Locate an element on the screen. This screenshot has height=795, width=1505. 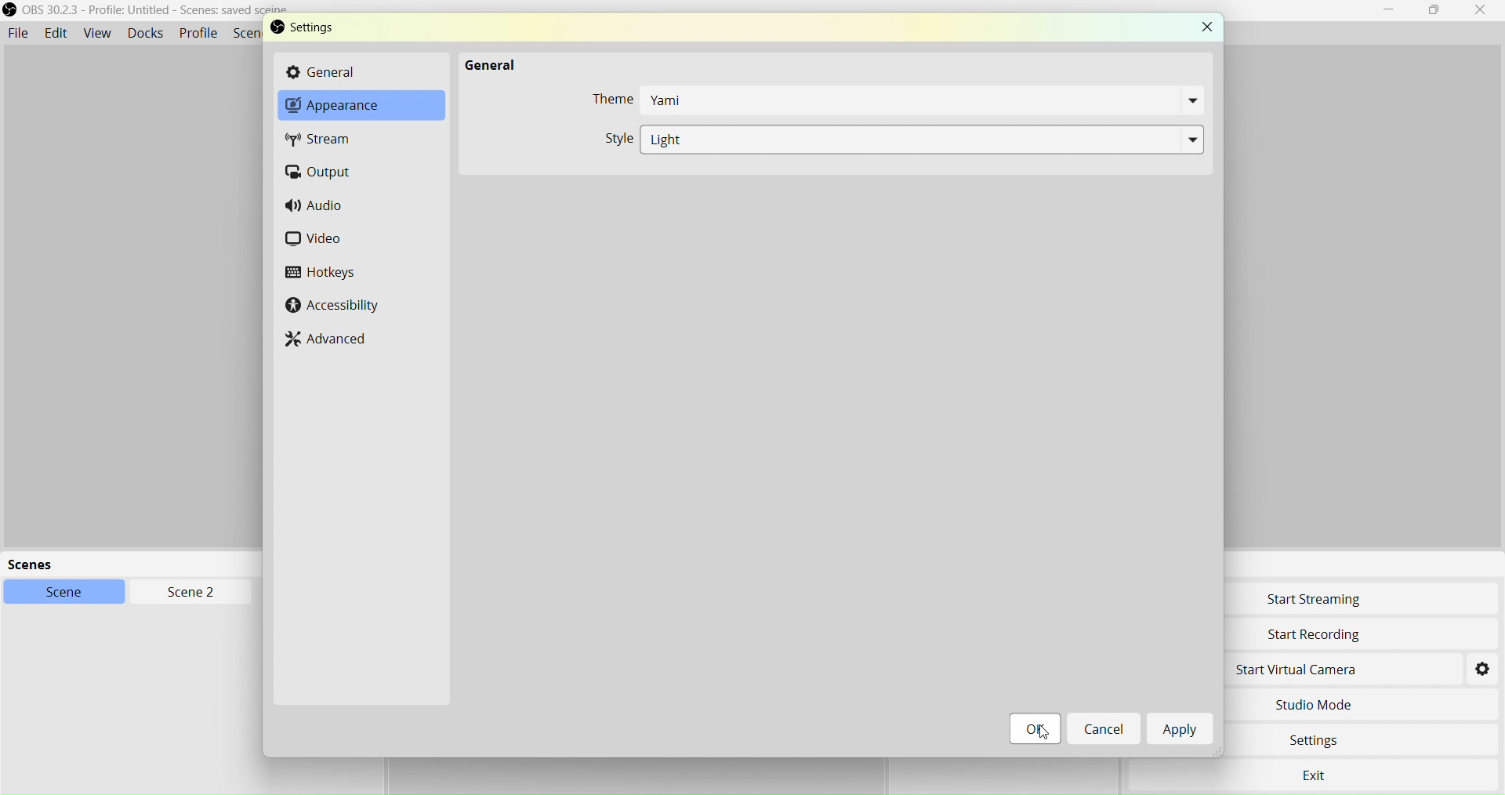
Stream is located at coordinates (335, 141).